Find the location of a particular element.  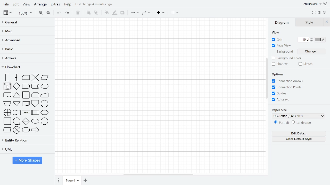

BAckground color is located at coordinates (286, 58).